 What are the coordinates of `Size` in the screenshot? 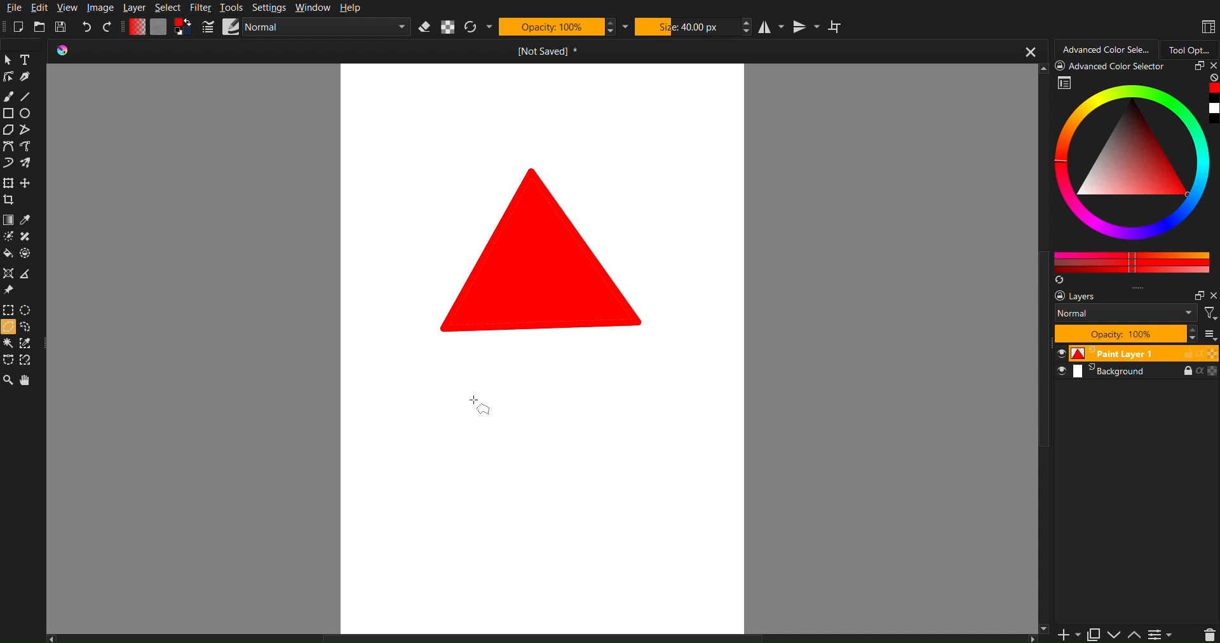 It's located at (686, 25).